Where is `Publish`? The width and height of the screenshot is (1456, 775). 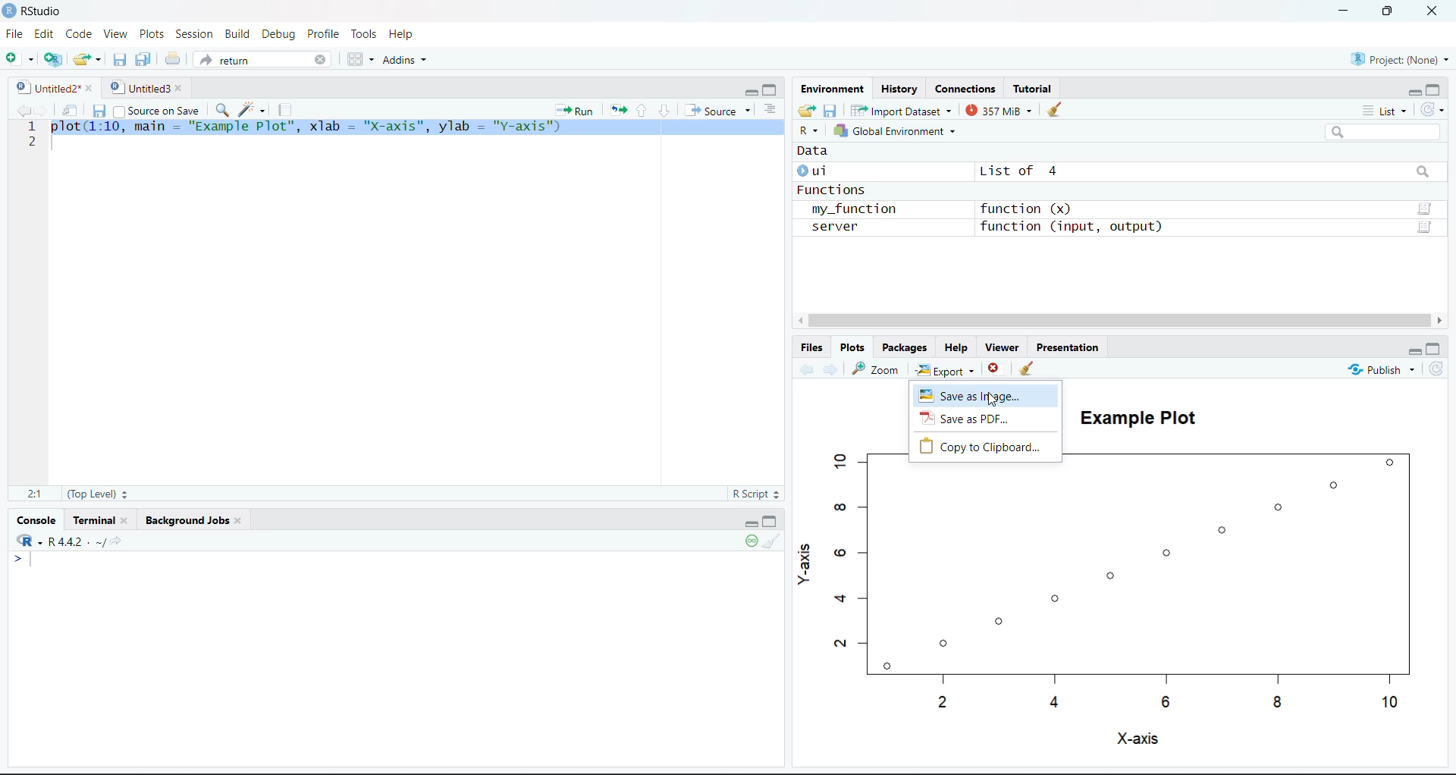
Publish is located at coordinates (1381, 368).